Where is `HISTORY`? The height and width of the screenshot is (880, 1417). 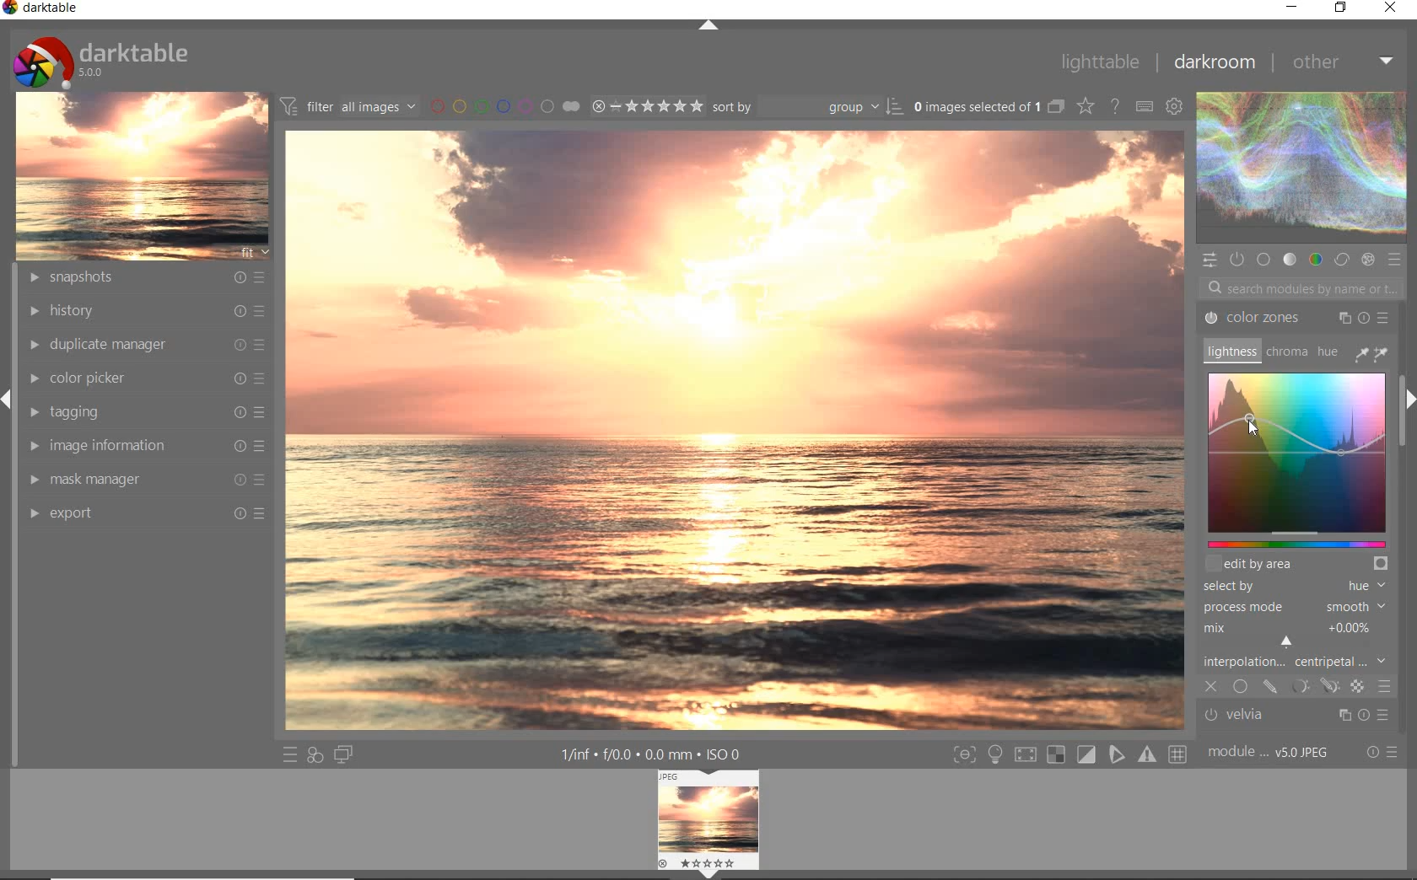
HISTORY is located at coordinates (145, 311).